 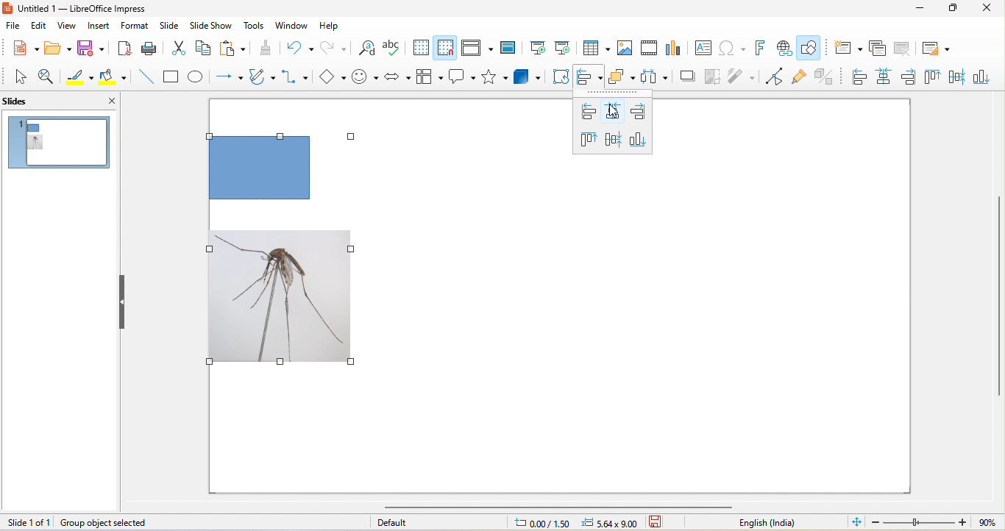 What do you see at coordinates (563, 507) in the screenshot?
I see `horizontal scroll bar` at bounding box center [563, 507].